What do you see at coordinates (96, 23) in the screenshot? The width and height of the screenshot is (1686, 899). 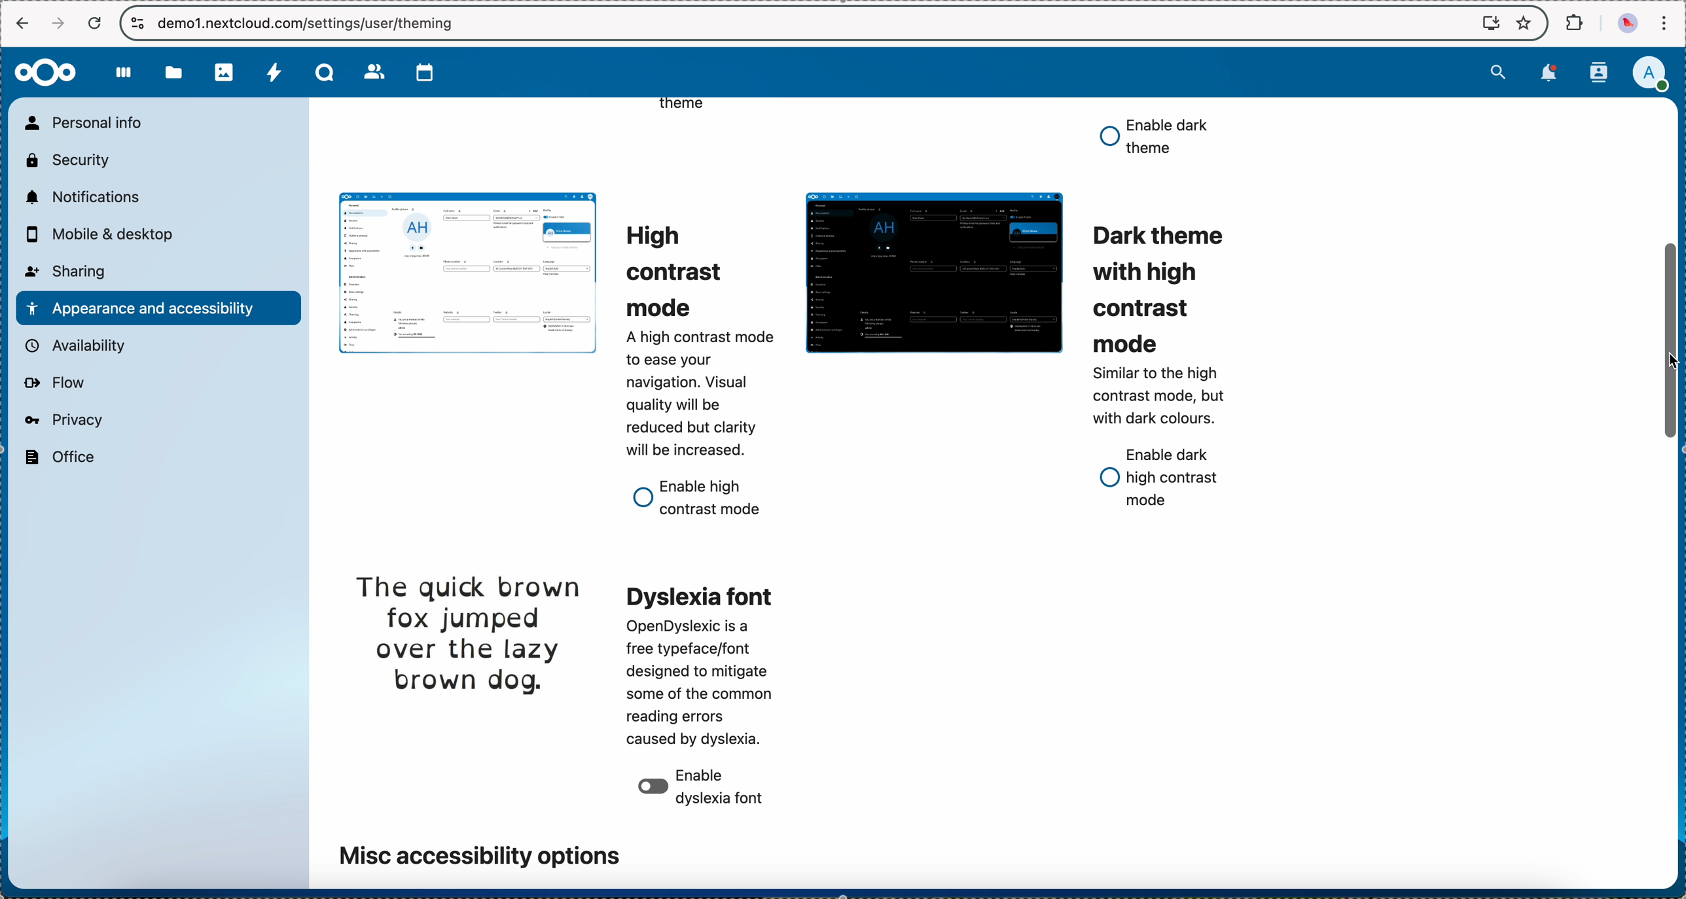 I see `refresh the page` at bounding box center [96, 23].